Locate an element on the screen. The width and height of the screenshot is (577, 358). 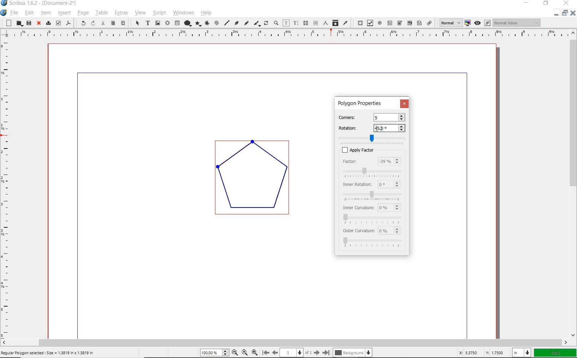
ROTATION is located at coordinates (353, 128).